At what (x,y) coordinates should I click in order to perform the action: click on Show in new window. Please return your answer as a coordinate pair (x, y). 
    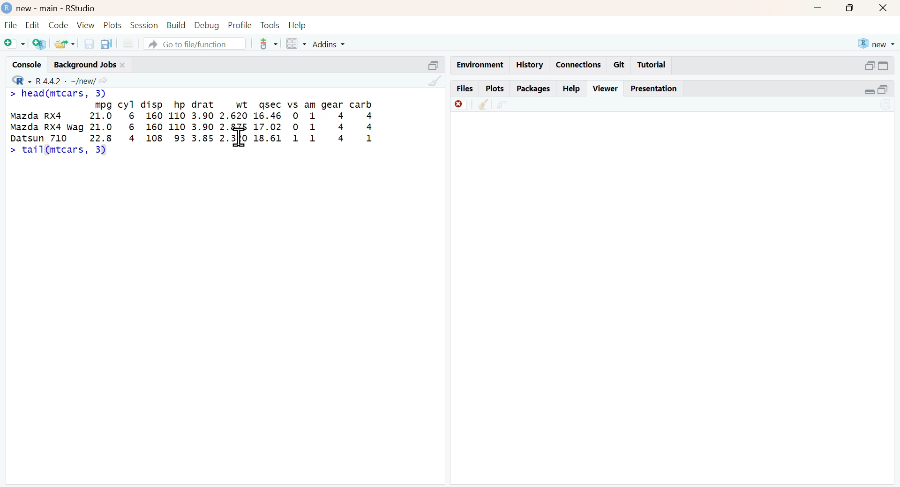
    Looking at the image, I should click on (502, 104).